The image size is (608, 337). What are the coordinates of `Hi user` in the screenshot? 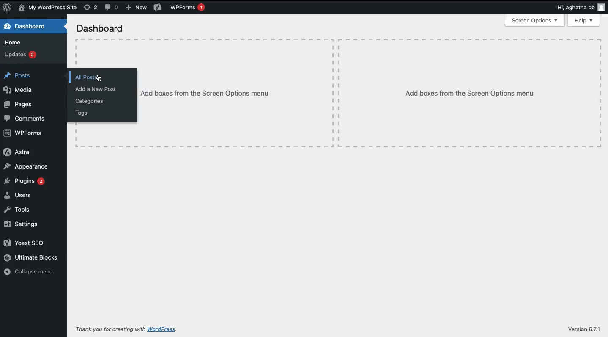 It's located at (580, 6).